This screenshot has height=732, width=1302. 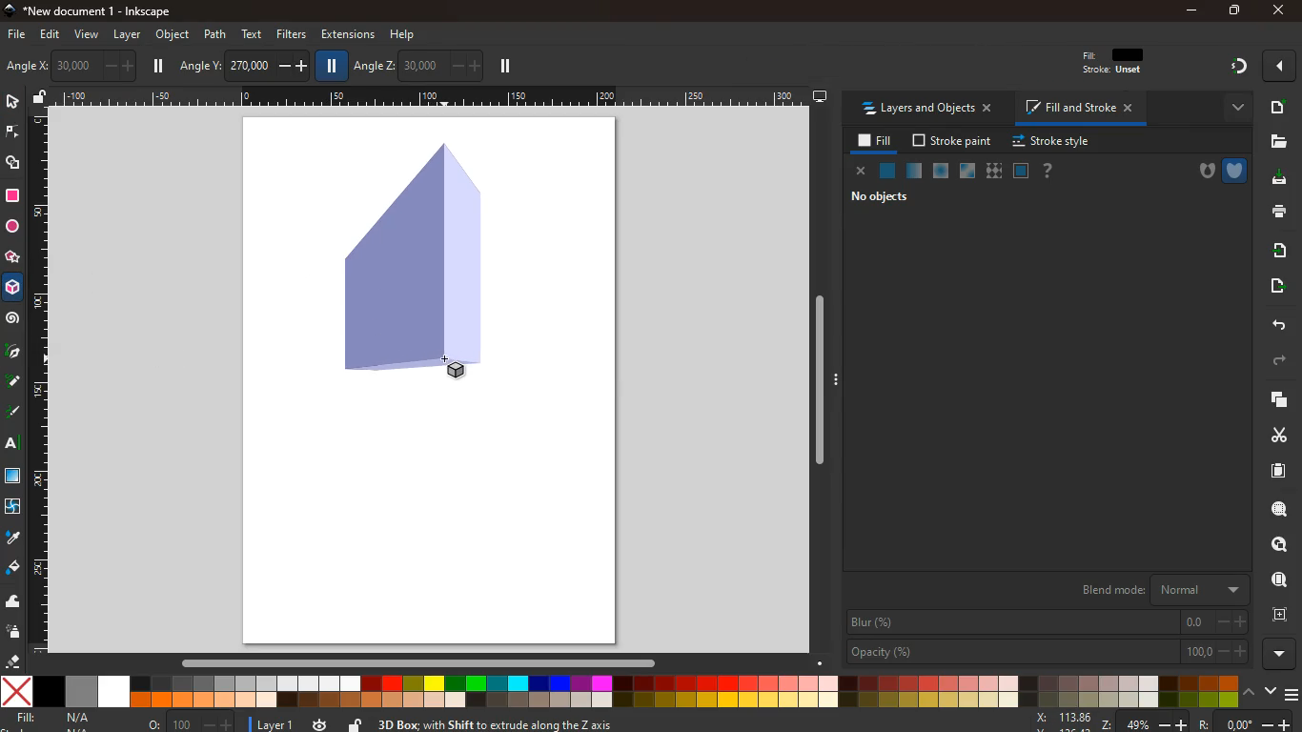 What do you see at coordinates (12, 353) in the screenshot?
I see `pic` at bounding box center [12, 353].